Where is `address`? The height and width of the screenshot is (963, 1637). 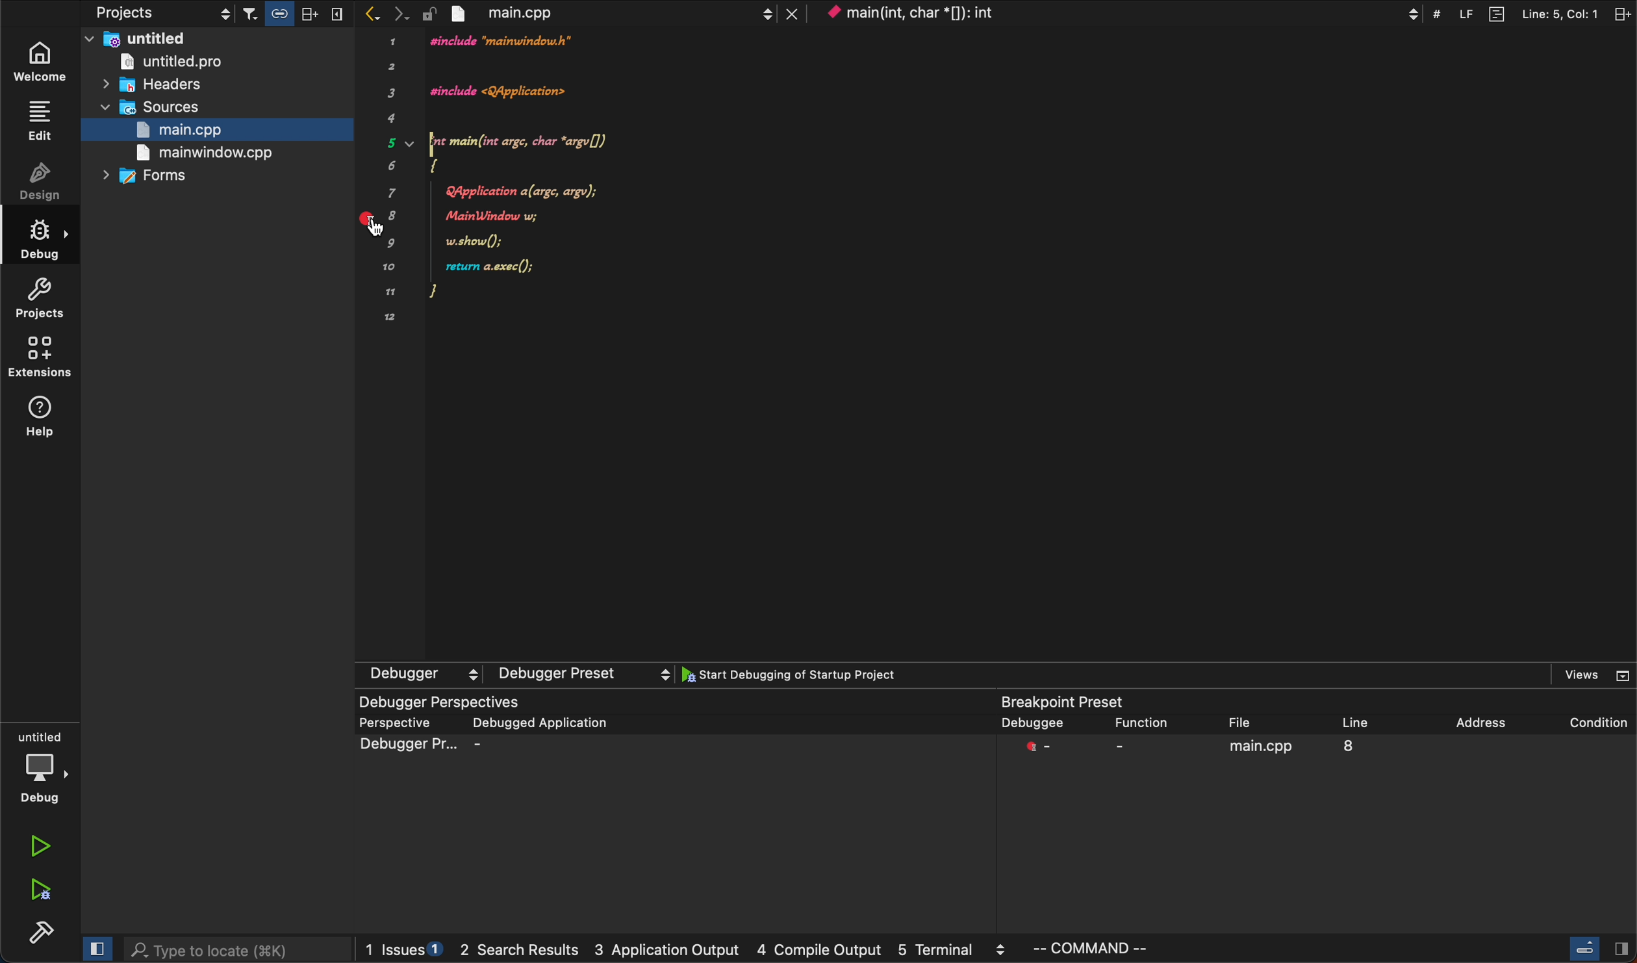 address is located at coordinates (1481, 717).